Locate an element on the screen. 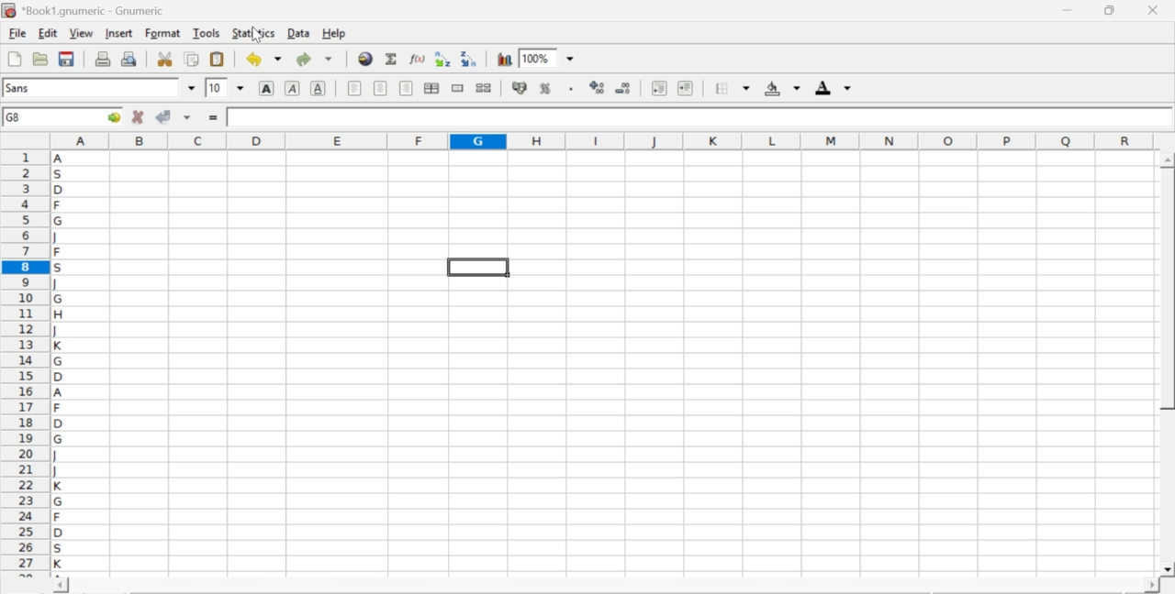 Image resolution: width=1175 pixels, height=594 pixels. undo is located at coordinates (263, 60).